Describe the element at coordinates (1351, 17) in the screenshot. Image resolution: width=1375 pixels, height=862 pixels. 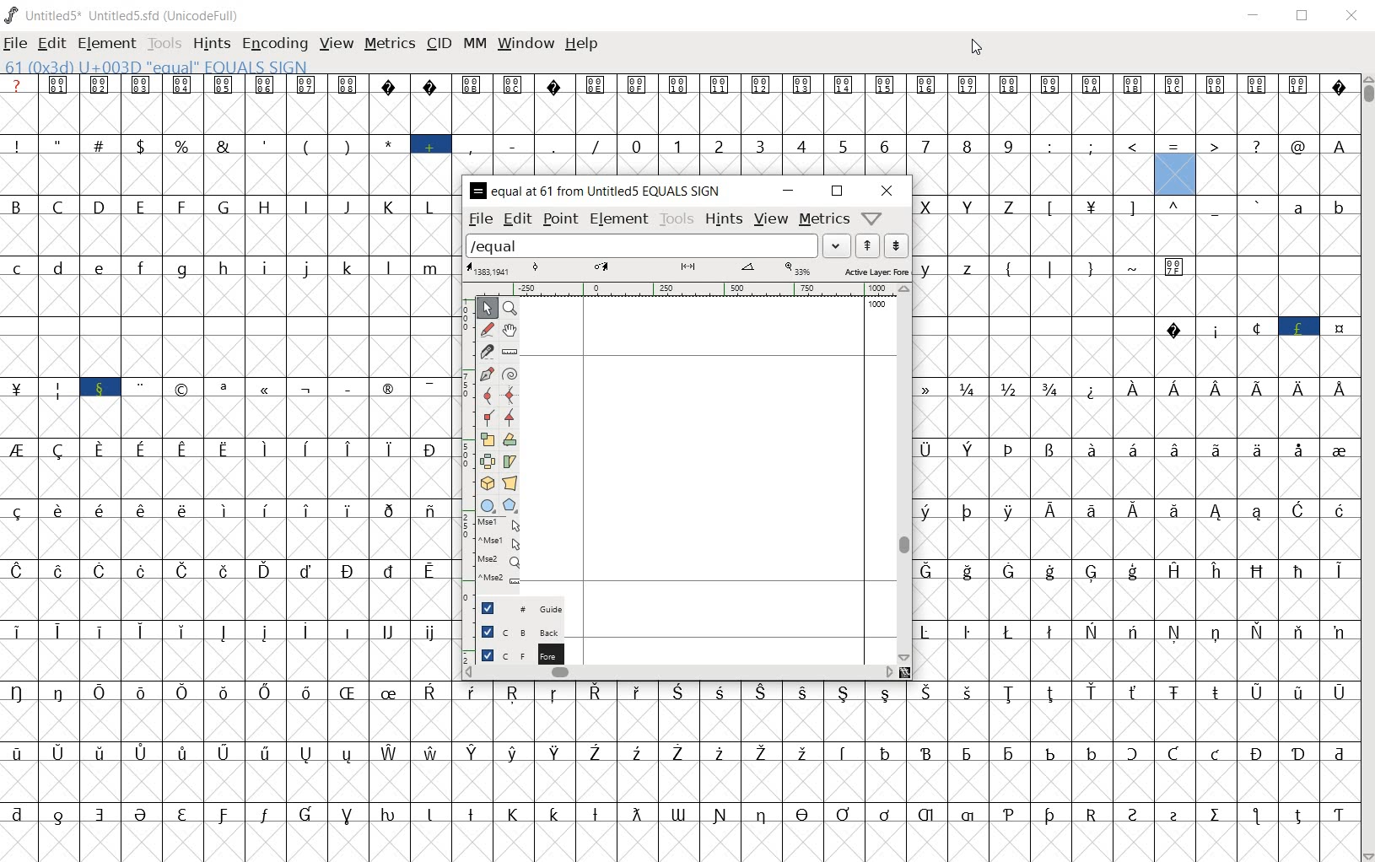
I see `close` at that location.